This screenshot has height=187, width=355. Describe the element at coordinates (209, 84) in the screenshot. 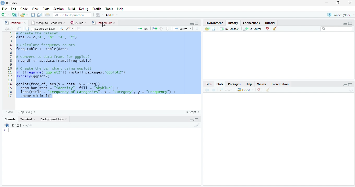

I see `Files` at that location.